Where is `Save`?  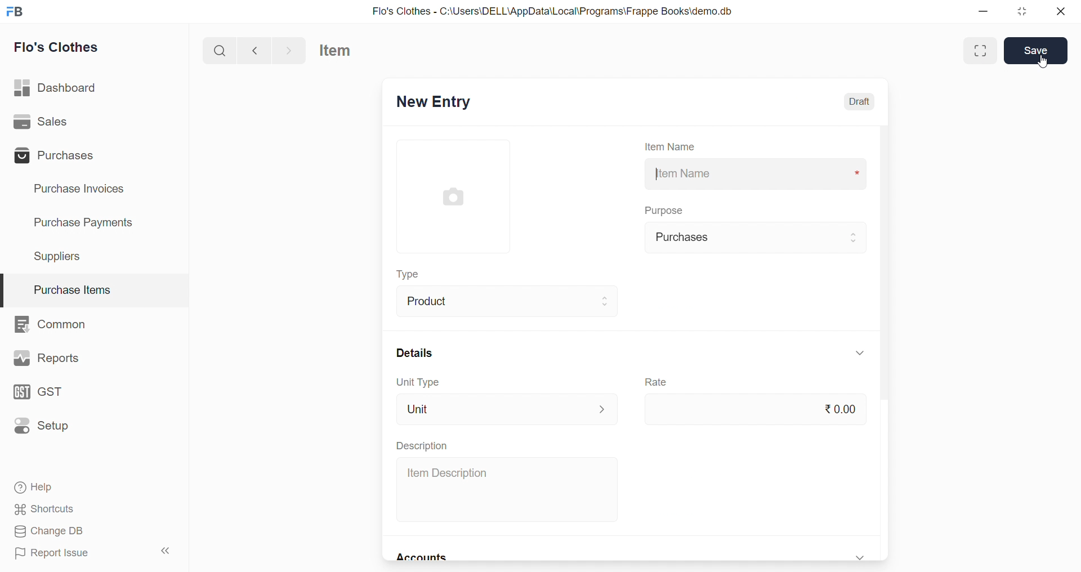
Save is located at coordinates (1036, 51).